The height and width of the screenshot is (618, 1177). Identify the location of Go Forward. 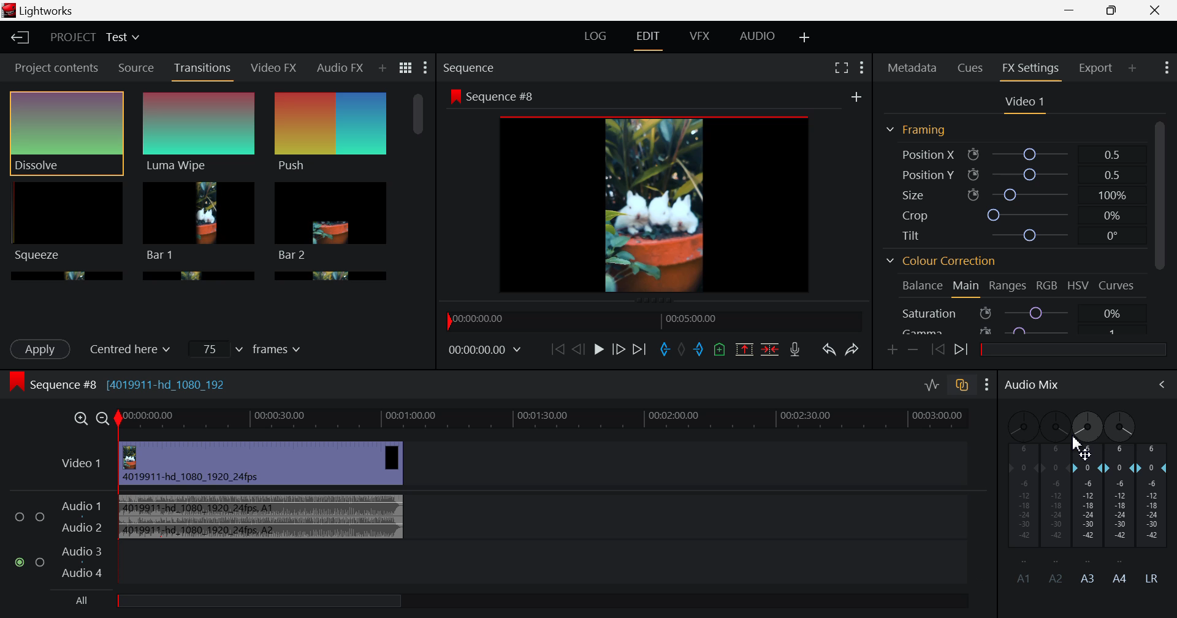
(619, 349).